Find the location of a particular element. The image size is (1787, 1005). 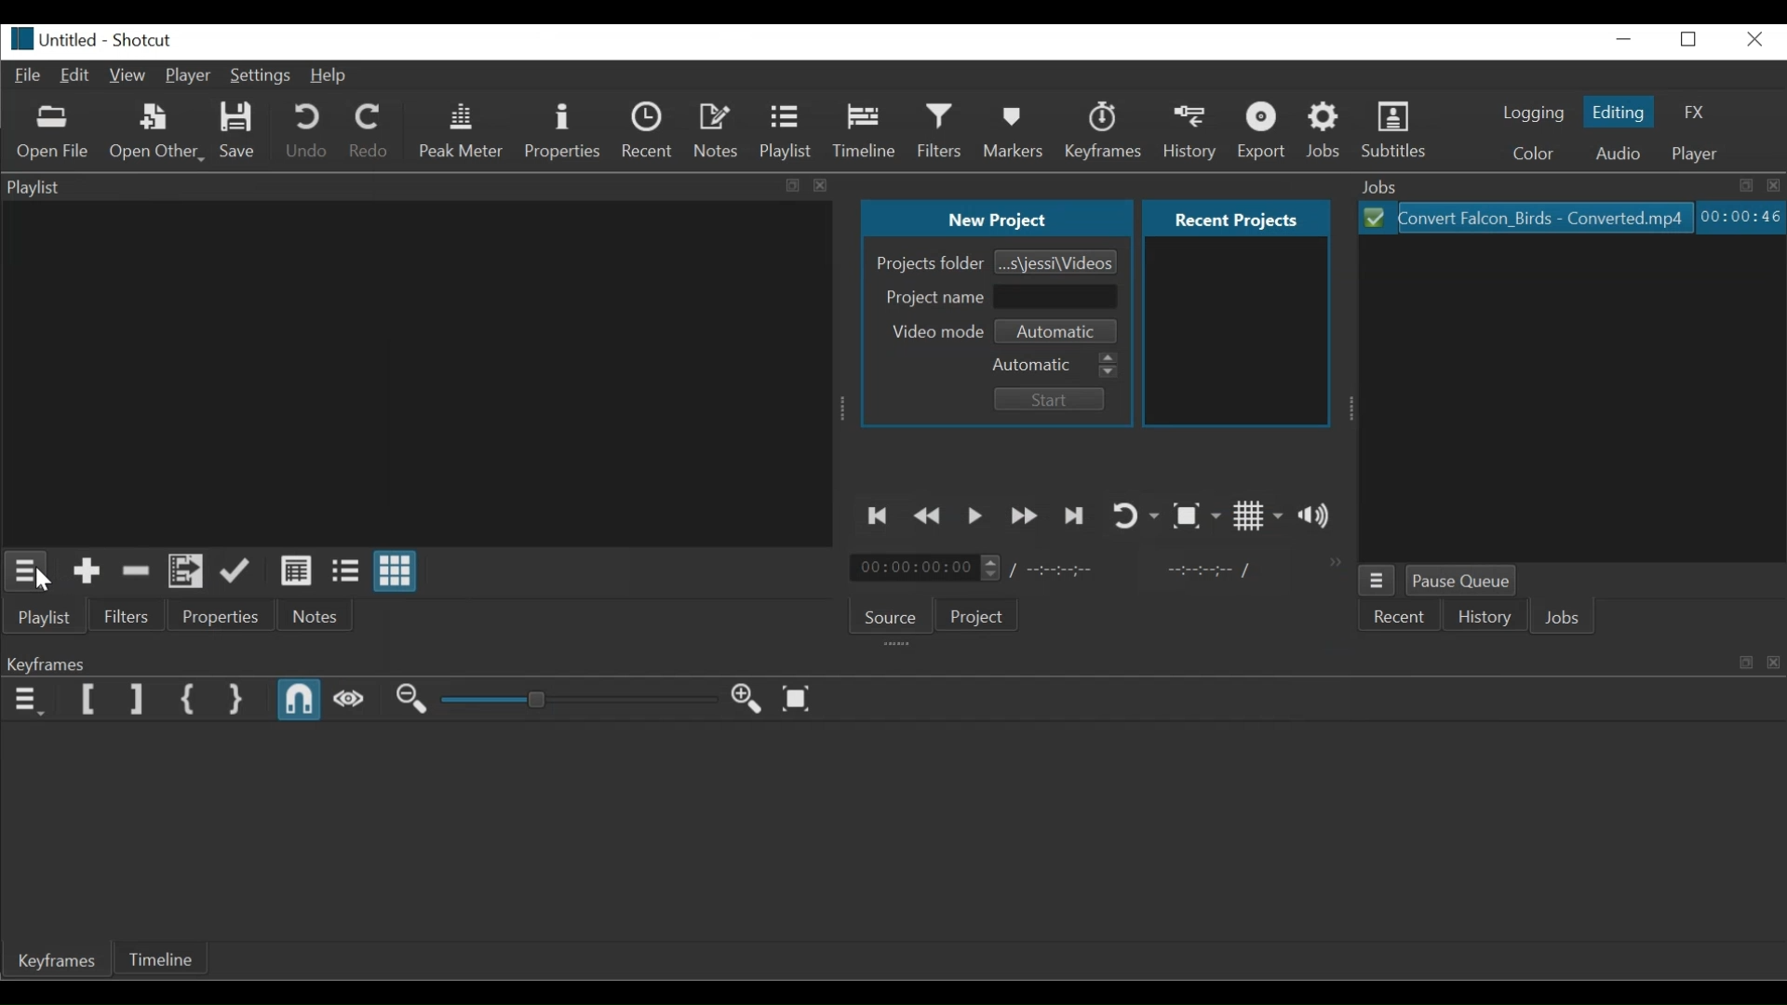

Properties is located at coordinates (222, 614).